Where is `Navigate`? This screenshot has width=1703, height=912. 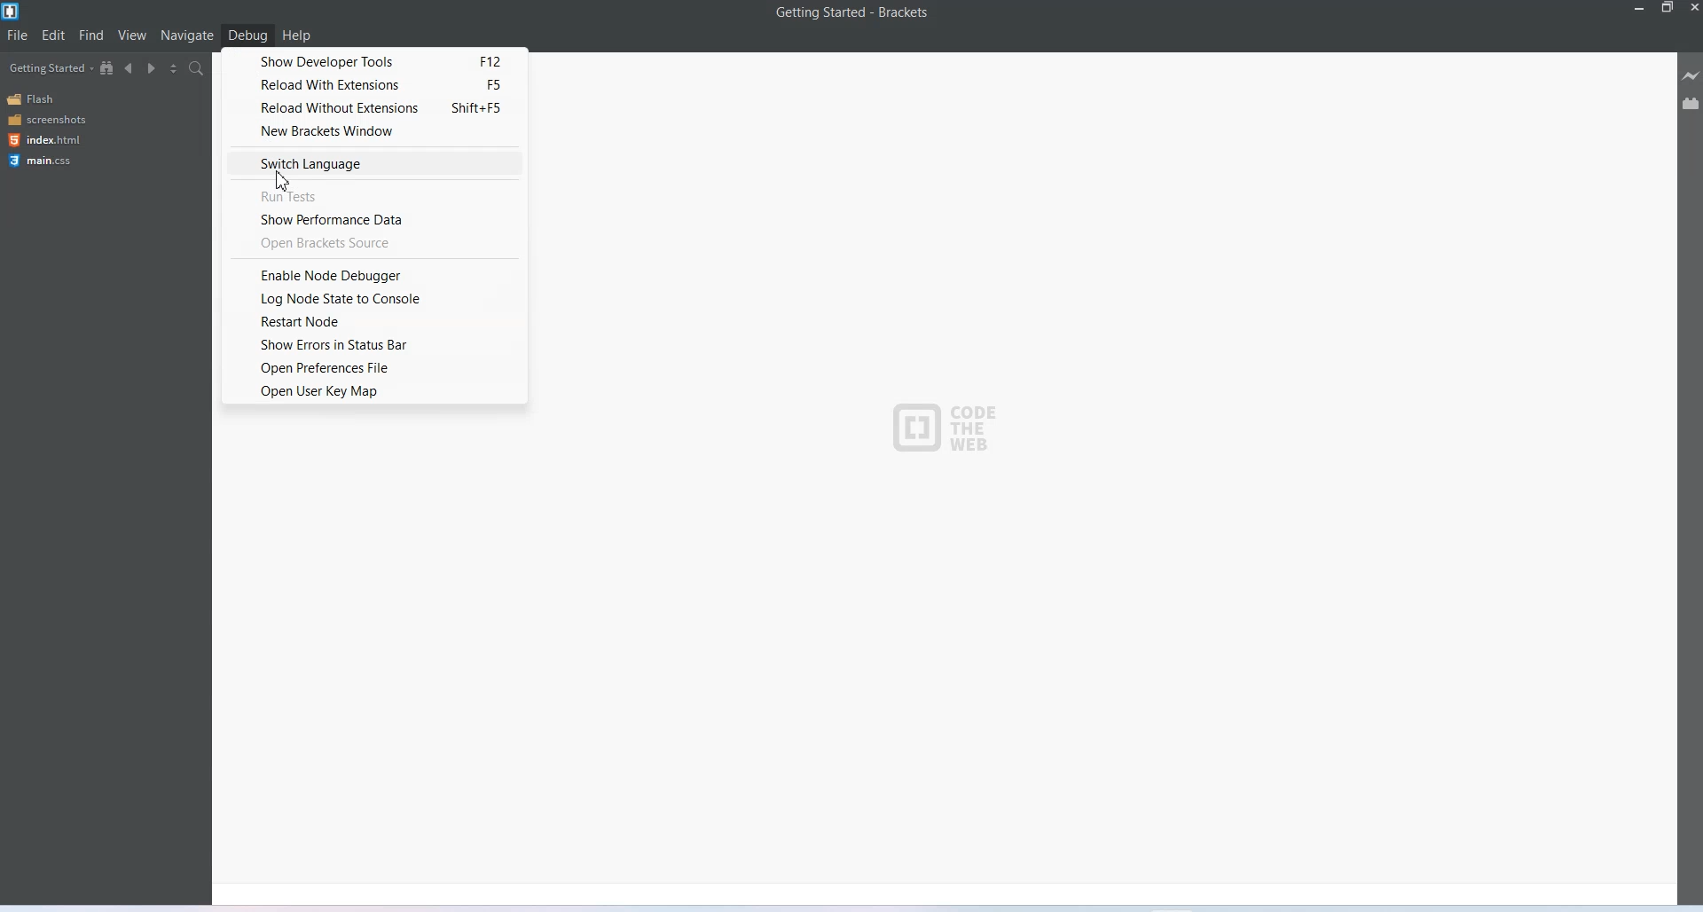
Navigate is located at coordinates (187, 36).